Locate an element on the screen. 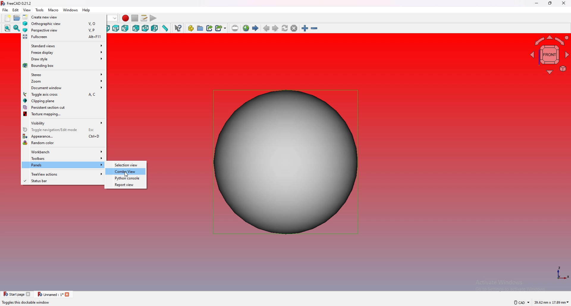  tree view actions is located at coordinates (63, 174).